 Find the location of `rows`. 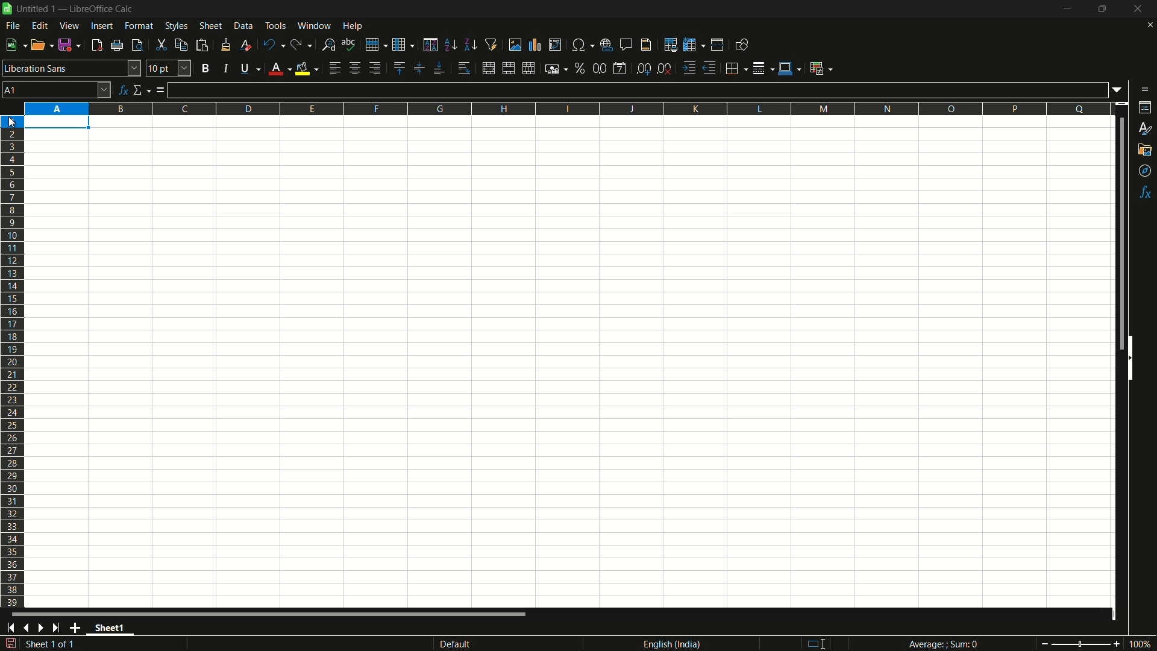

rows is located at coordinates (13, 361).